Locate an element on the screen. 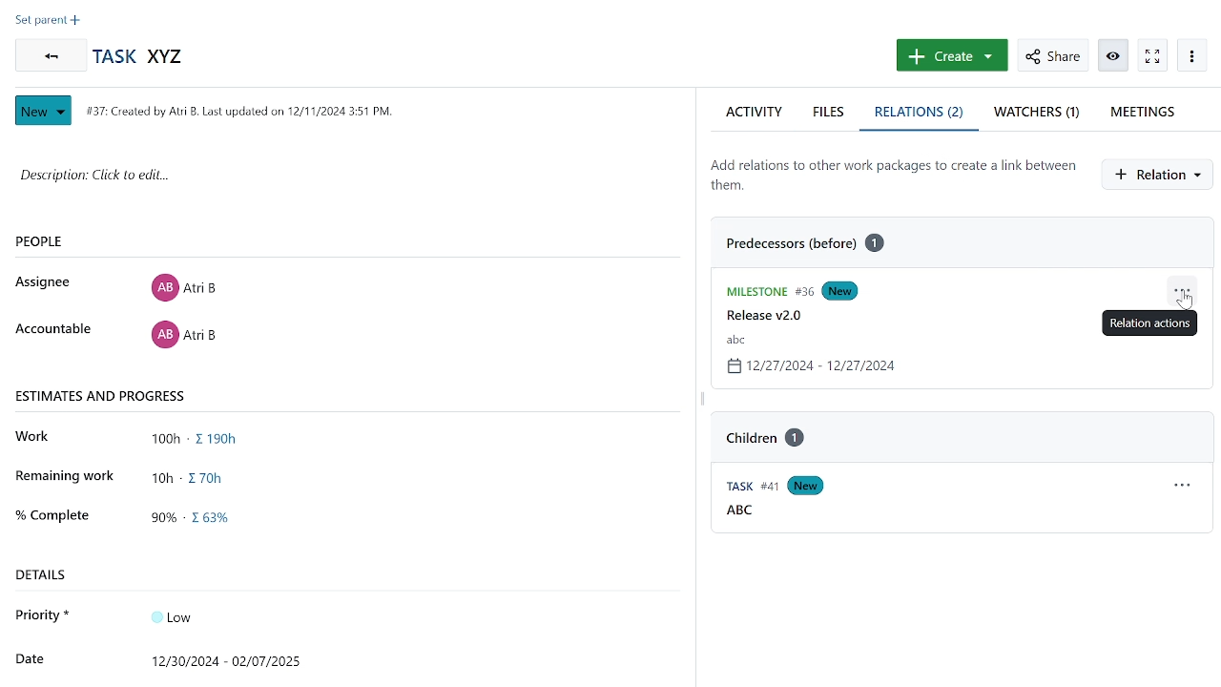 The height and width of the screenshot is (687, 1221). release v2.0 is located at coordinates (761, 316).